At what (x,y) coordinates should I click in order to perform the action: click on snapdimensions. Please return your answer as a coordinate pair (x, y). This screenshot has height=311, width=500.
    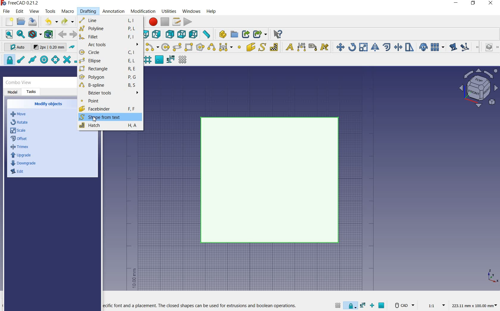
    Looking at the image, I should click on (364, 305).